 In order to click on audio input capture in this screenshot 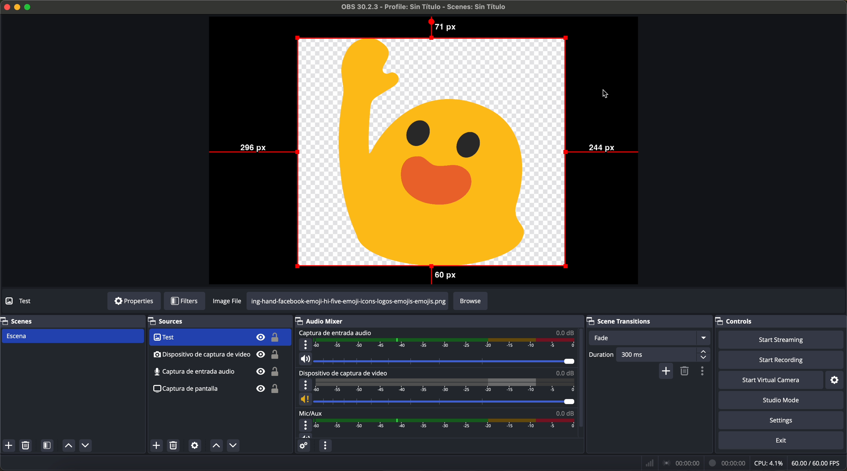, I will do `click(335, 333)`.